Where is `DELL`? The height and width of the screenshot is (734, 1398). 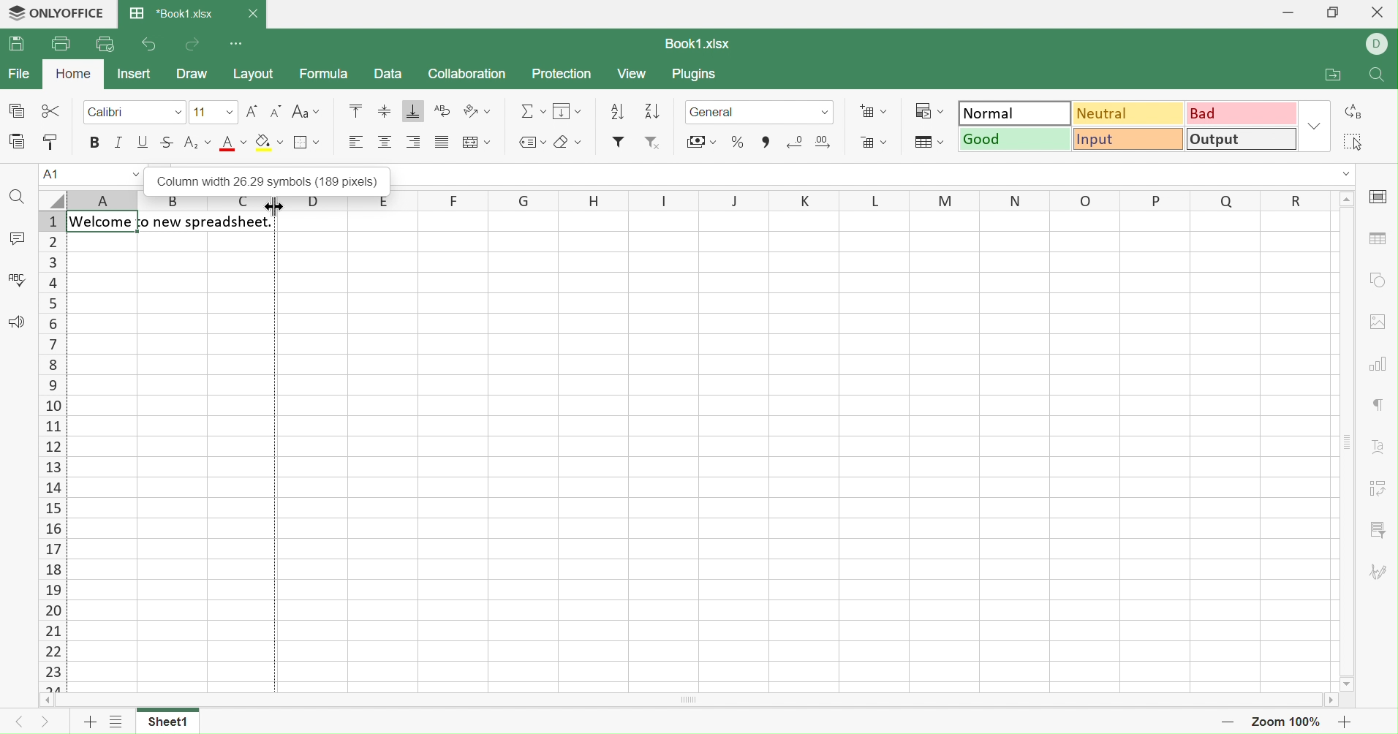
DELL is located at coordinates (1378, 43).